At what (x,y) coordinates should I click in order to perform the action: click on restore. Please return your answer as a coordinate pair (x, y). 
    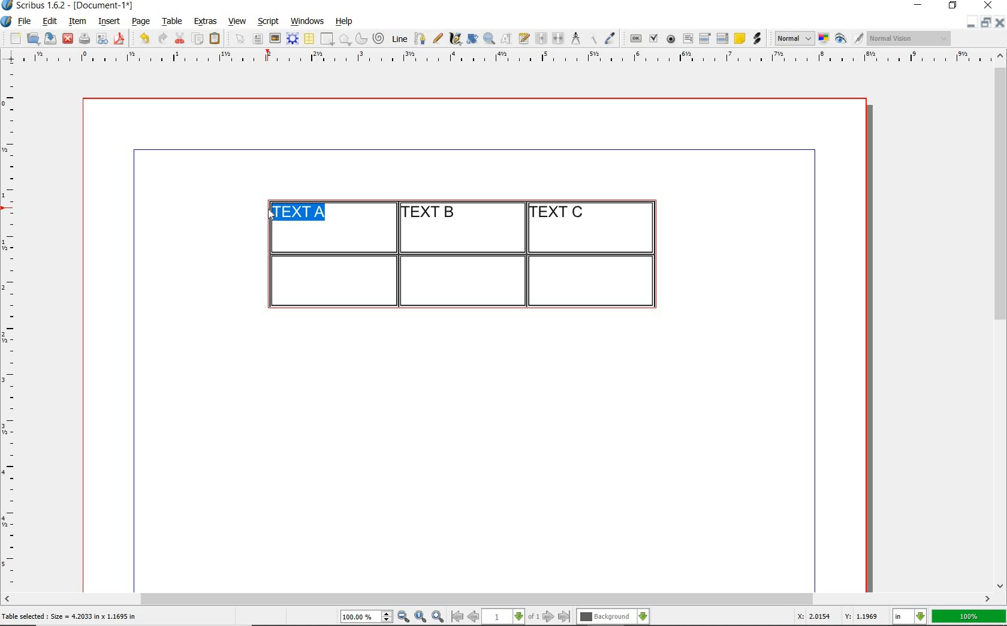
    Looking at the image, I should click on (986, 22).